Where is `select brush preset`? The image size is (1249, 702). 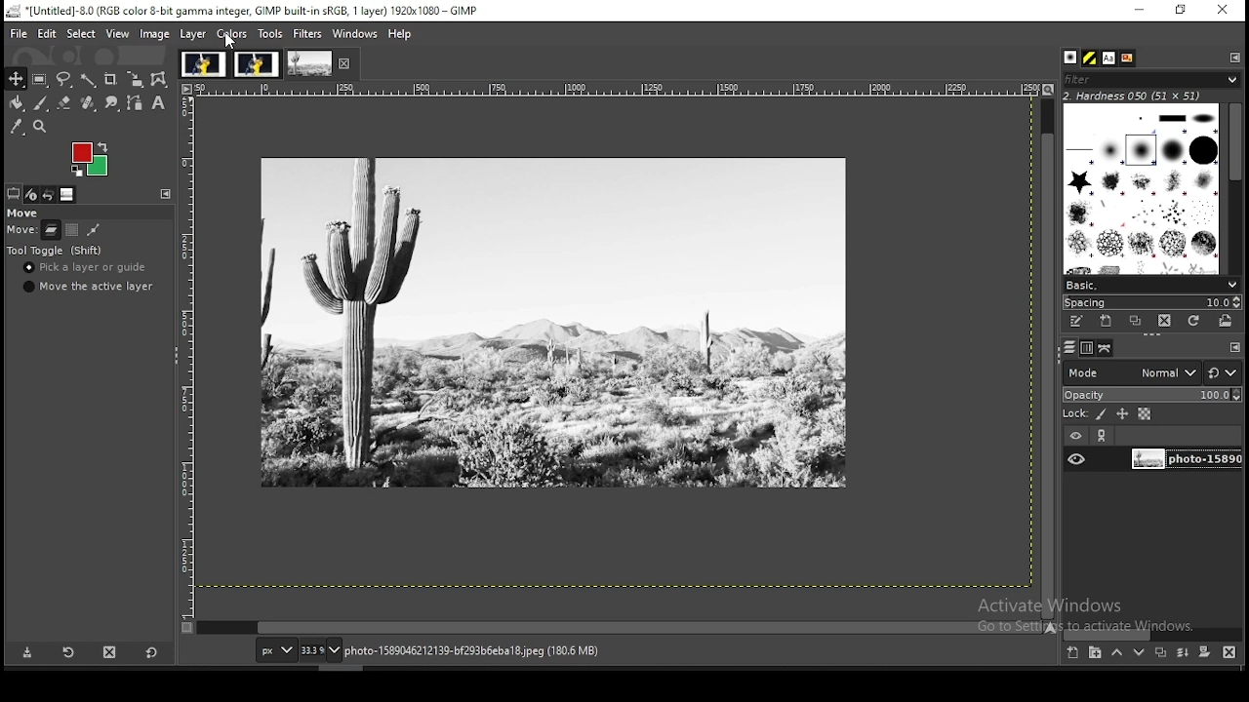
select brush preset is located at coordinates (1149, 284).